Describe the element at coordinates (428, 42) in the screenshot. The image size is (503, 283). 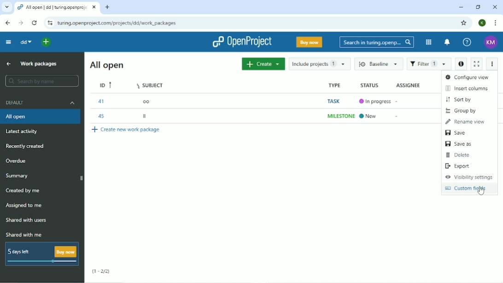
I see `modules` at that location.